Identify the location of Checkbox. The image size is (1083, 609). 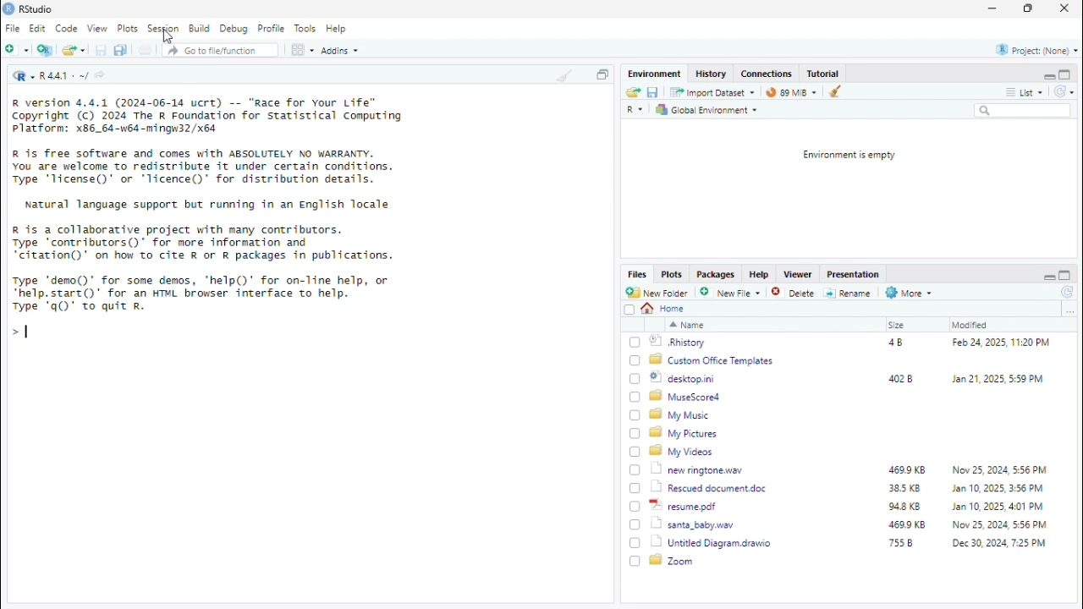
(635, 434).